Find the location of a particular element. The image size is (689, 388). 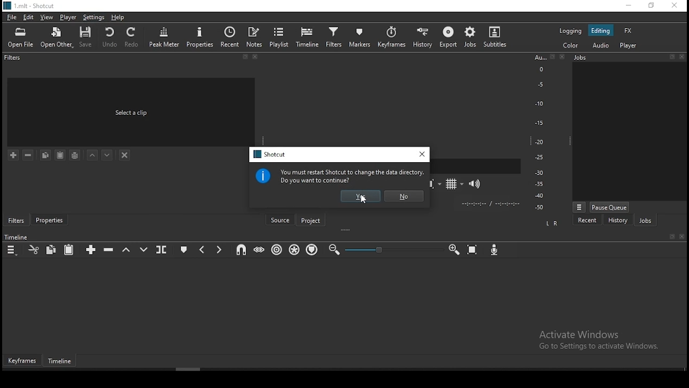

color is located at coordinates (569, 46).